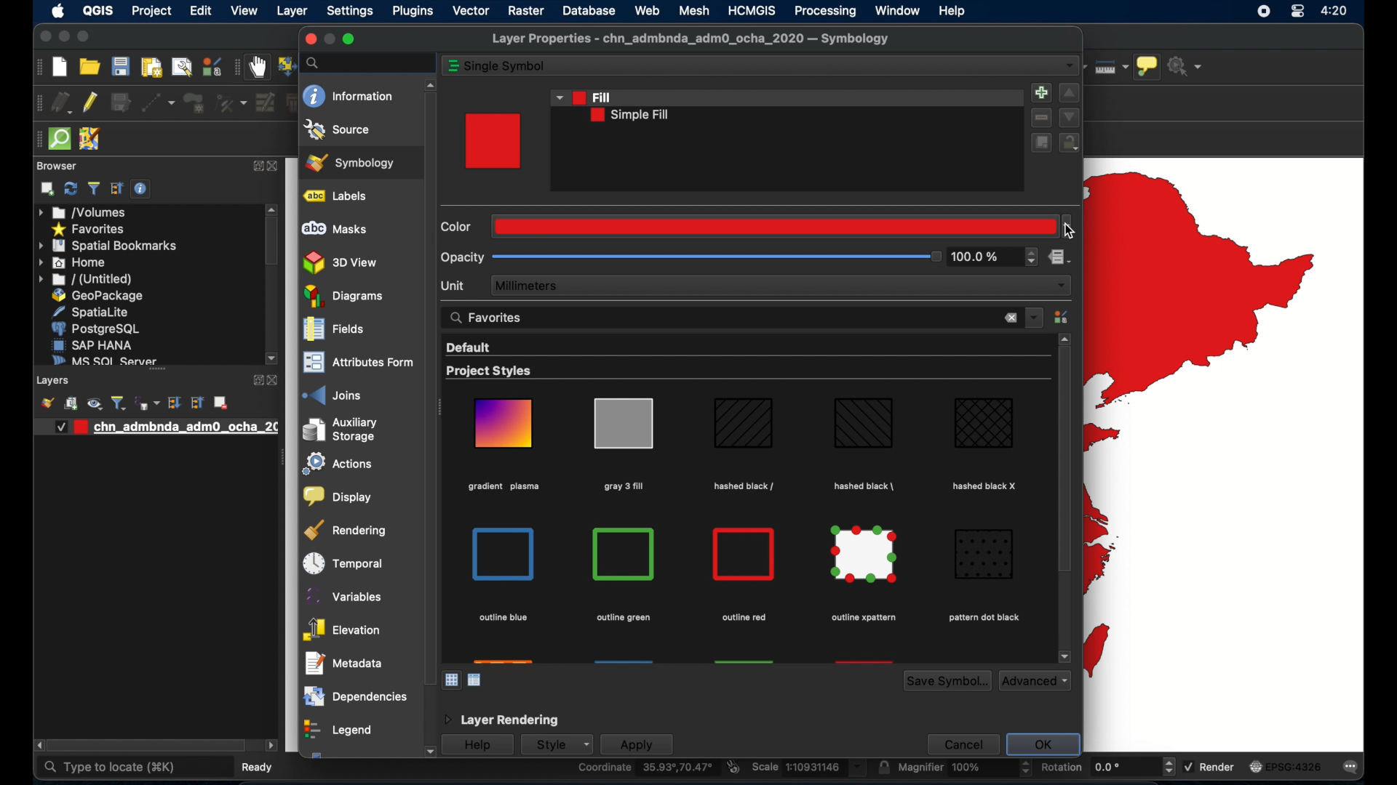  What do you see at coordinates (337, 731) in the screenshot?
I see `legend` at bounding box center [337, 731].